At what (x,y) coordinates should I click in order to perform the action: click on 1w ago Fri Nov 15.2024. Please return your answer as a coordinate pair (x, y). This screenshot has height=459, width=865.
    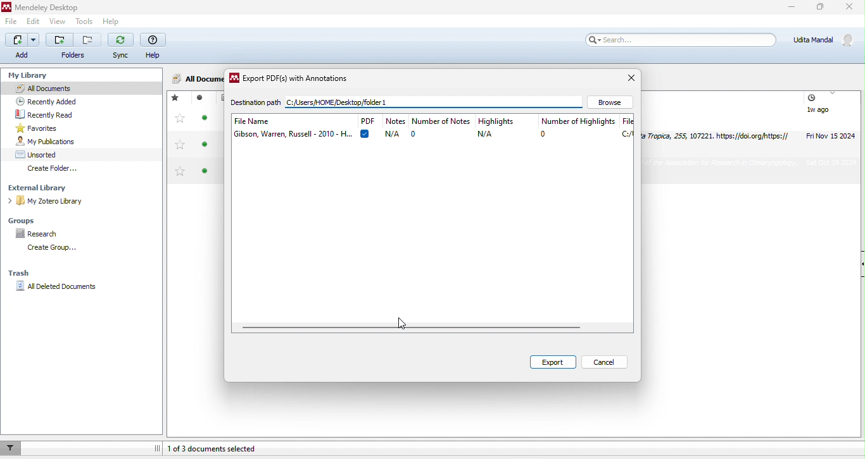
    Looking at the image, I should click on (830, 116).